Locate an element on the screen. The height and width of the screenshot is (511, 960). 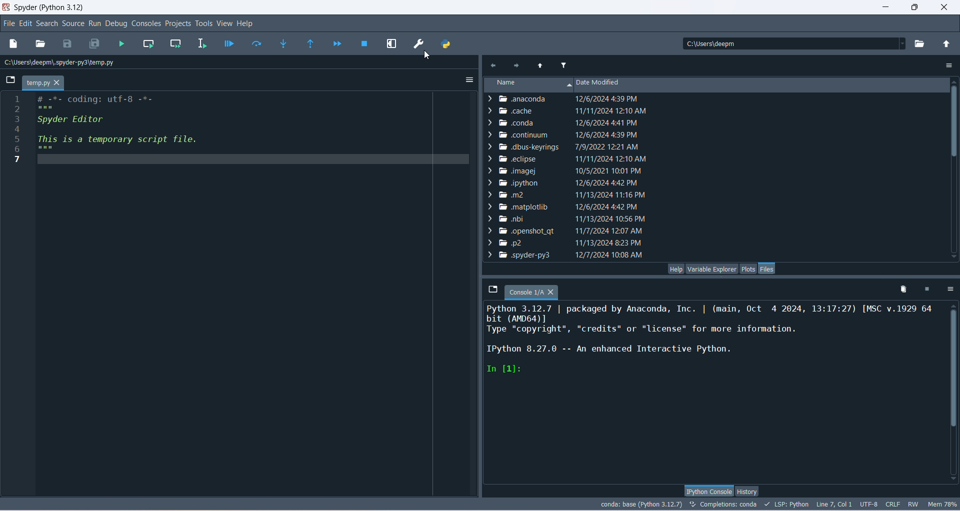
edit is located at coordinates (24, 23).